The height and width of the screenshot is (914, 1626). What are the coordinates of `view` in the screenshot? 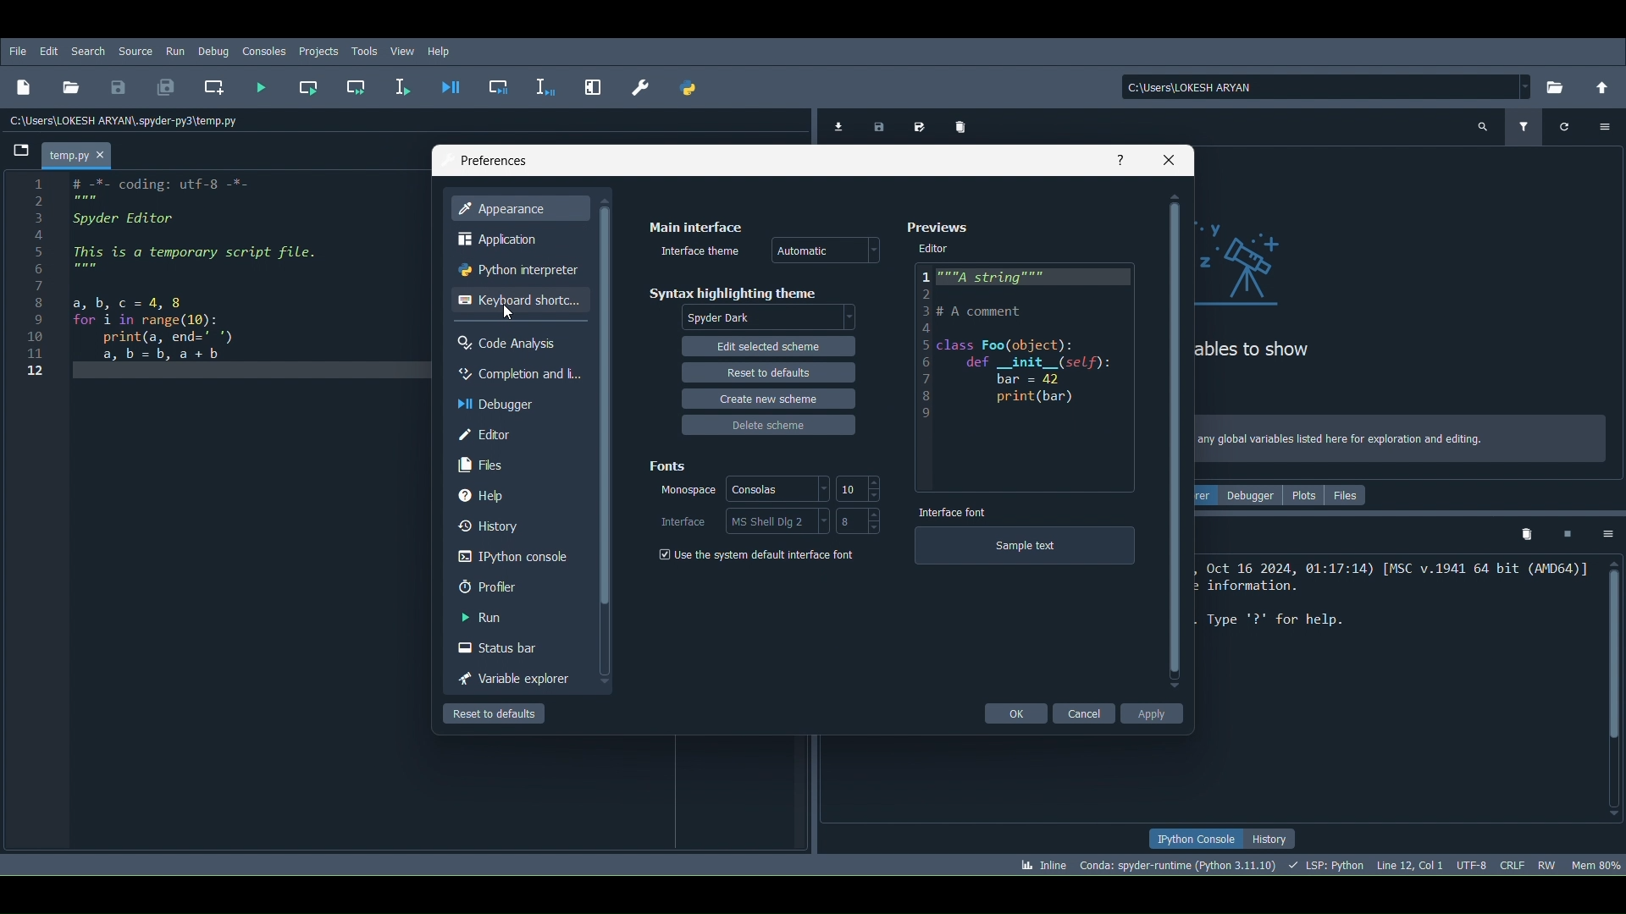 It's located at (404, 49).